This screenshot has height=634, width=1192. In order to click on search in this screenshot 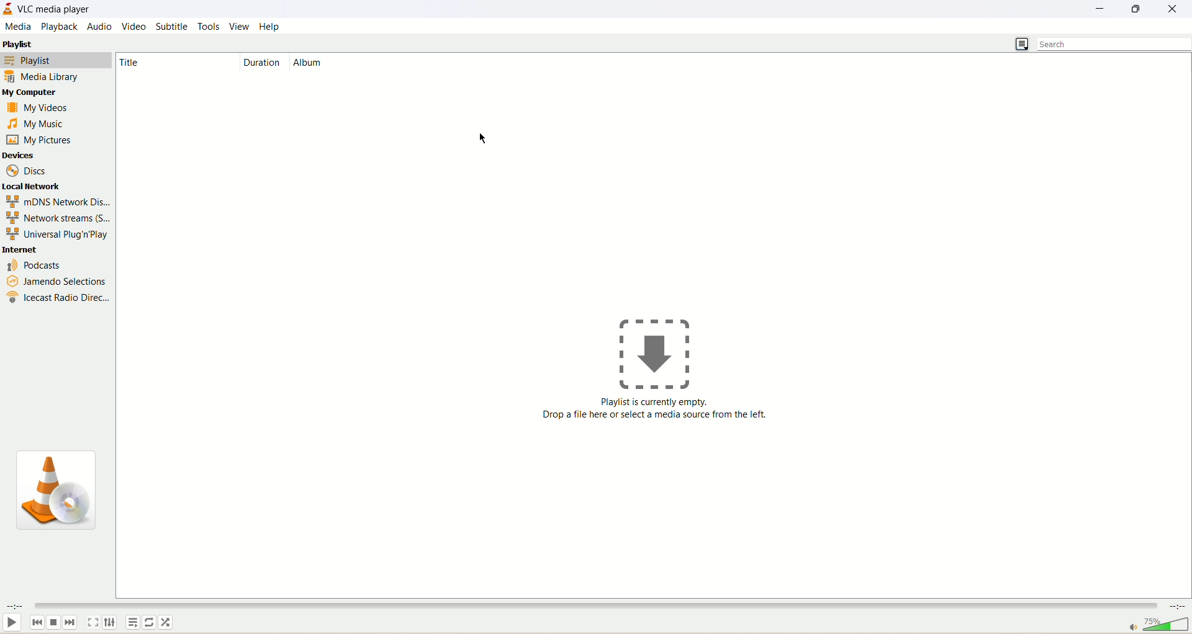, I will do `click(1114, 44)`.